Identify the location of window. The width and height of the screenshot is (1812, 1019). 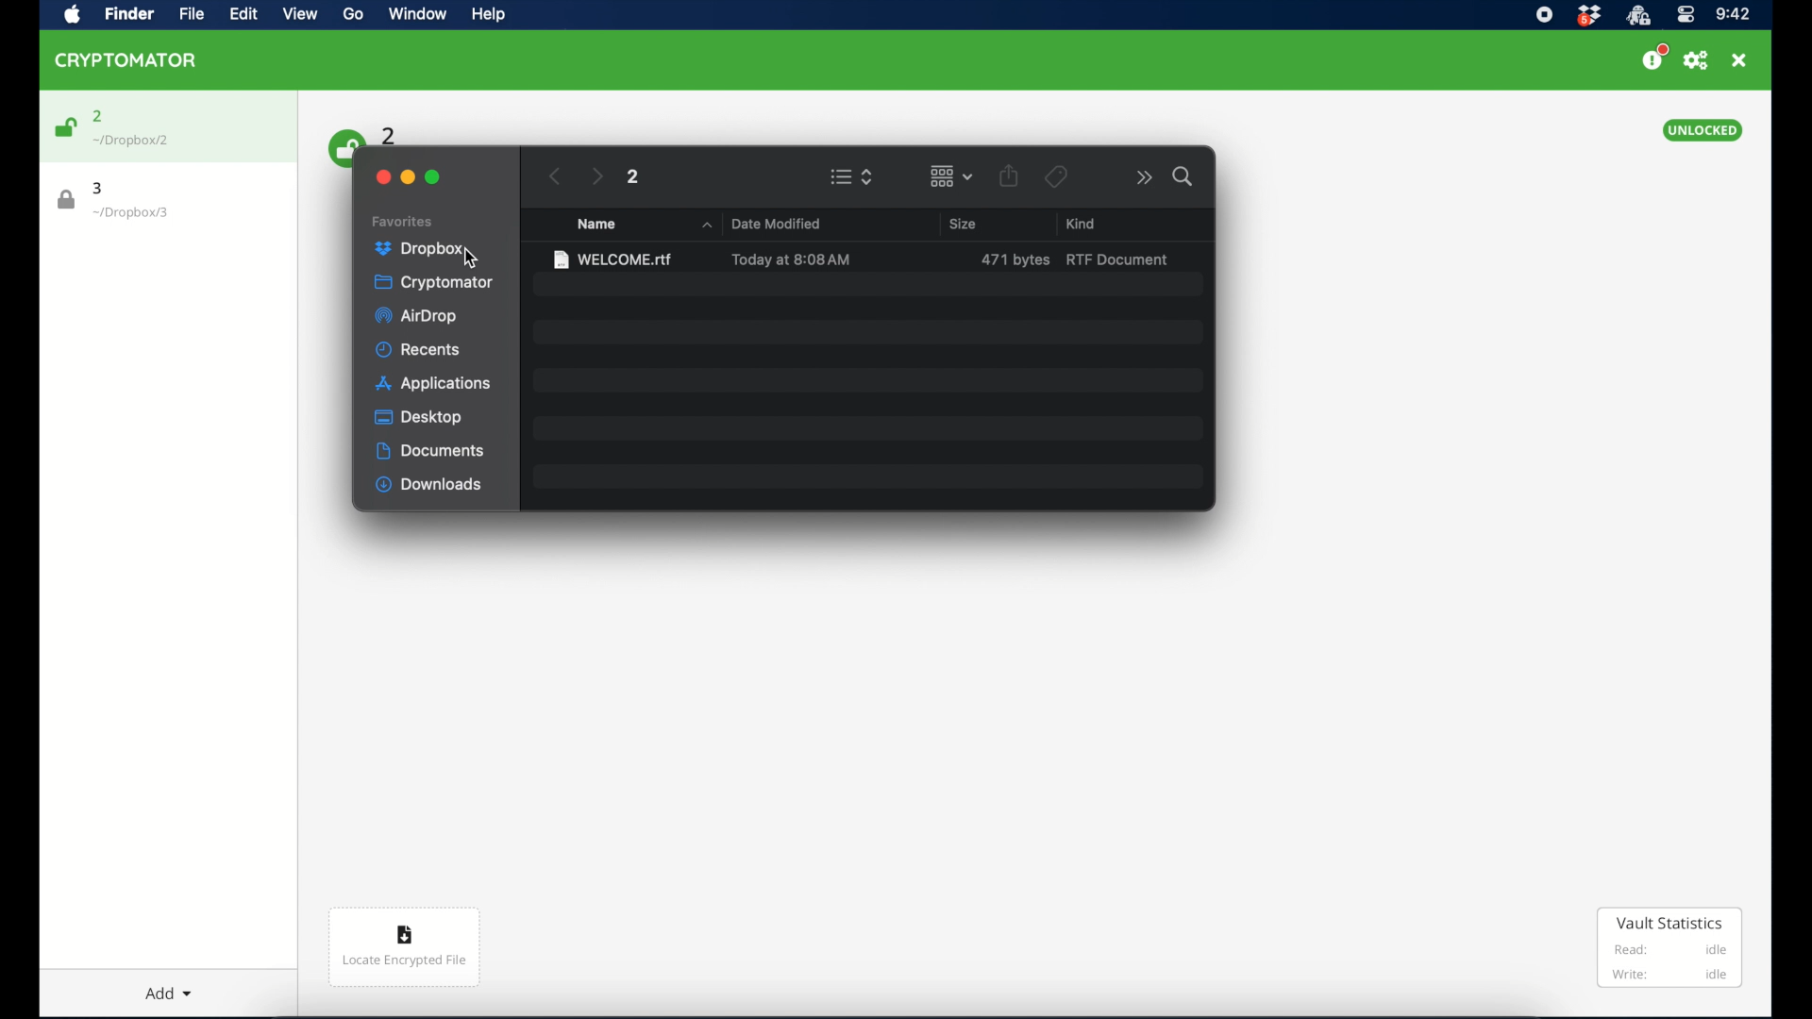
(415, 16).